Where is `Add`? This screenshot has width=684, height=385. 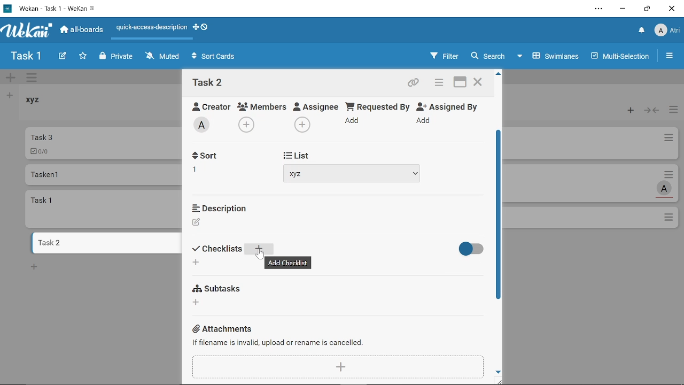
Add is located at coordinates (301, 125).